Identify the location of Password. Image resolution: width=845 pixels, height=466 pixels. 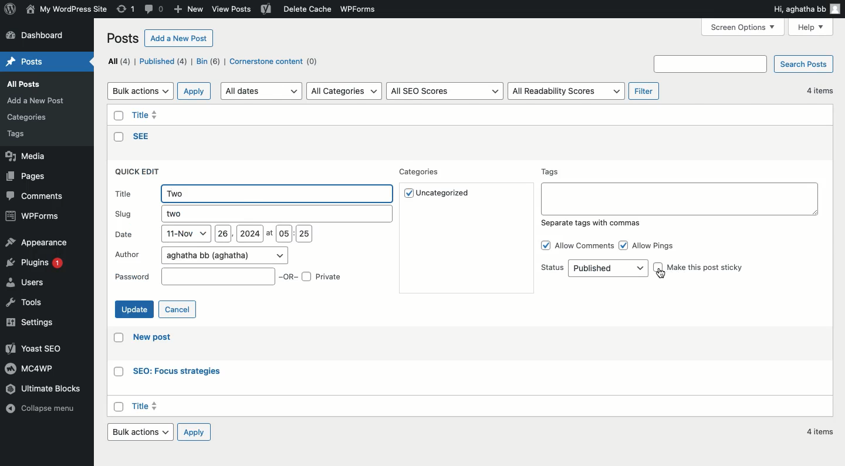
(193, 277).